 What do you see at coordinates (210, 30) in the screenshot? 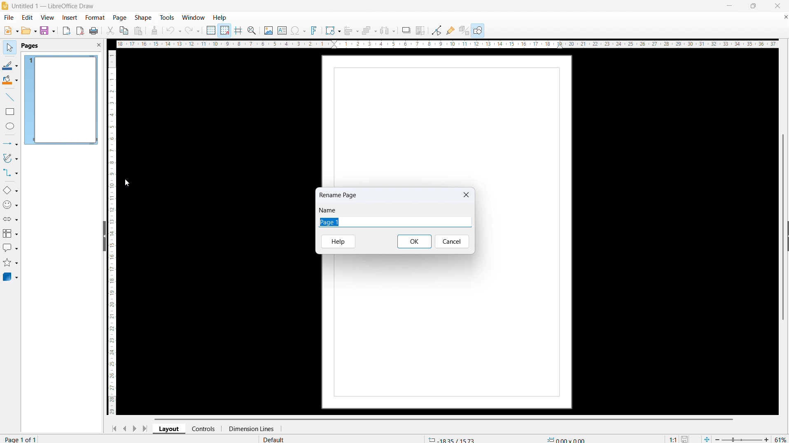
I see `display grid` at bounding box center [210, 30].